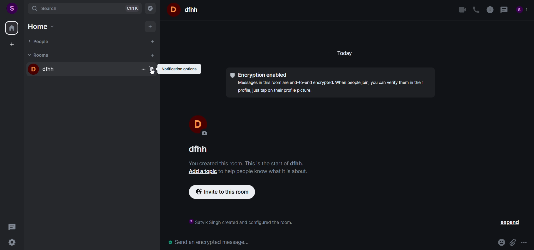 The width and height of the screenshot is (534, 250). I want to click on user, so click(12, 8).